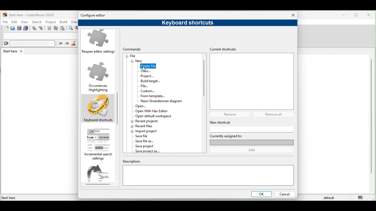 Image resolution: width=376 pixels, height=211 pixels. What do you see at coordinates (275, 114) in the screenshot?
I see `remove all` at bounding box center [275, 114].